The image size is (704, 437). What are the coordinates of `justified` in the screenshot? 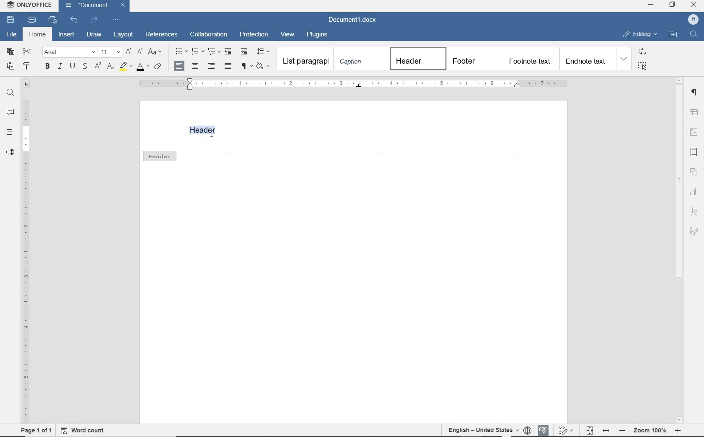 It's located at (228, 67).